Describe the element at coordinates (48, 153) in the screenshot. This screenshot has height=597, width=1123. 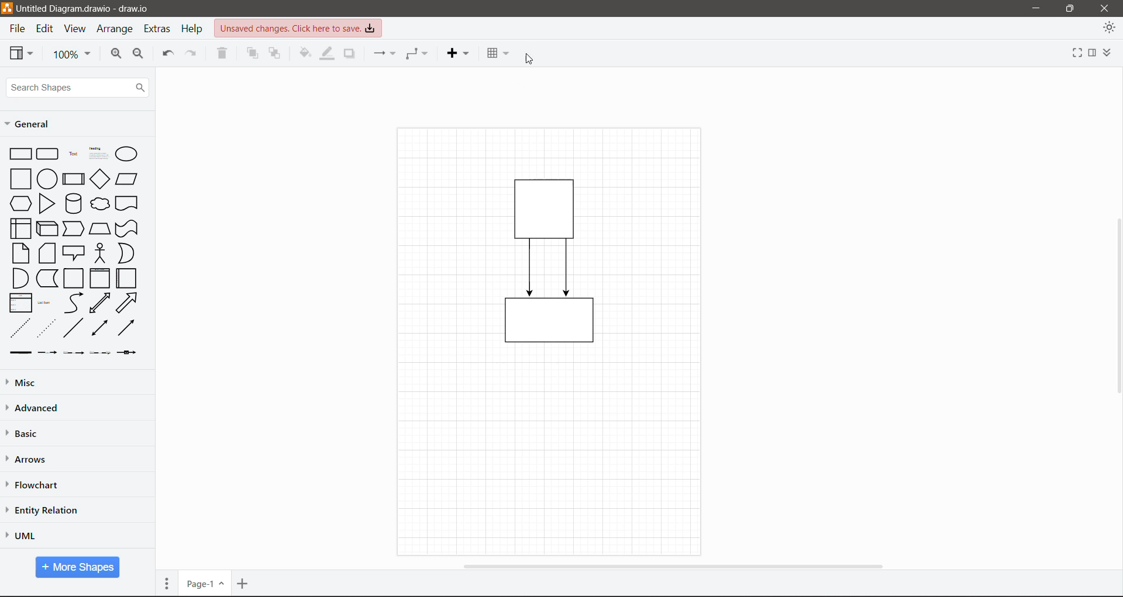
I see `Rounded Rectangle` at that location.